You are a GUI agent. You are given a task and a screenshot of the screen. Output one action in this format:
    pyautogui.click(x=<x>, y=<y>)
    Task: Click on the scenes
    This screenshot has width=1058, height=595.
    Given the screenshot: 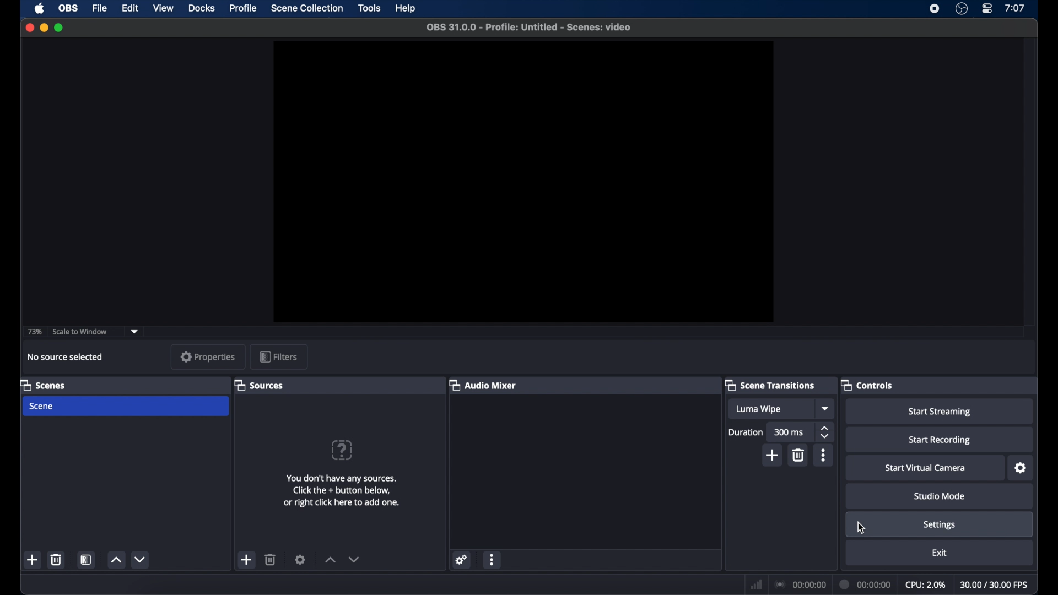 What is the action you would take?
    pyautogui.click(x=42, y=385)
    